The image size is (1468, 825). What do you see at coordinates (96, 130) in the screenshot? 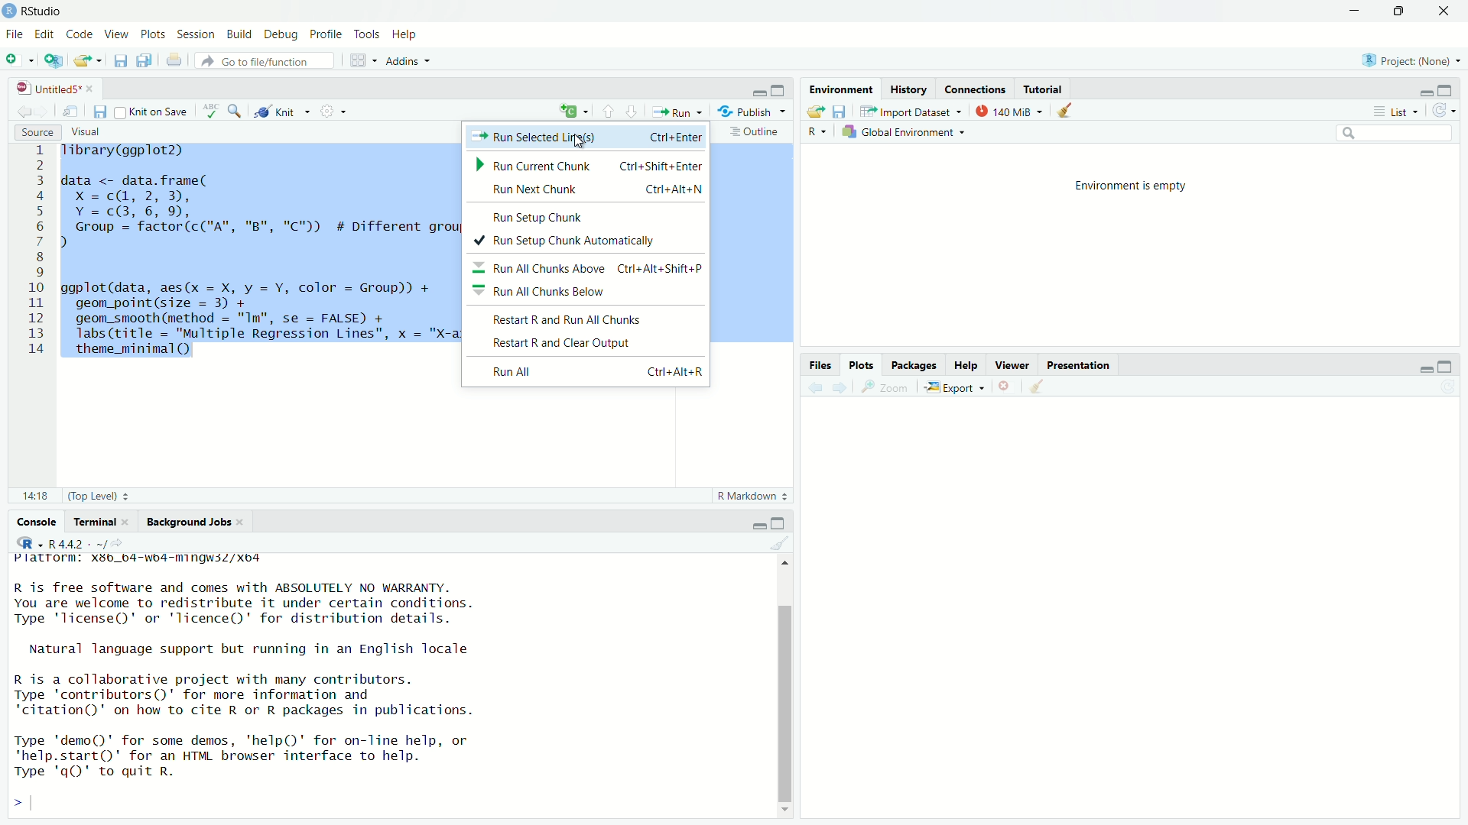
I see `Visual` at bounding box center [96, 130].